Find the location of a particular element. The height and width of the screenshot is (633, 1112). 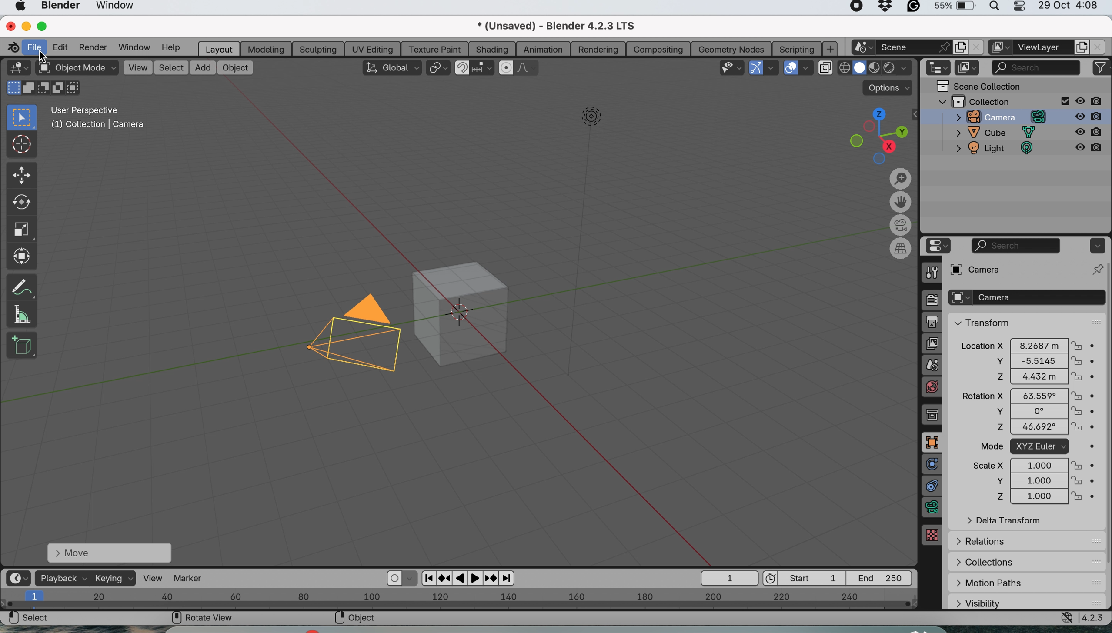

data is located at coordinates (930, 508).